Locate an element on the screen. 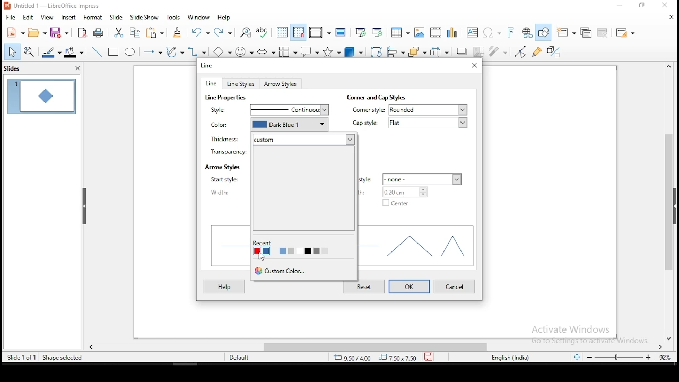 The width and height of the screenshot is (679, 382). default is located at coordinates (244, 357).